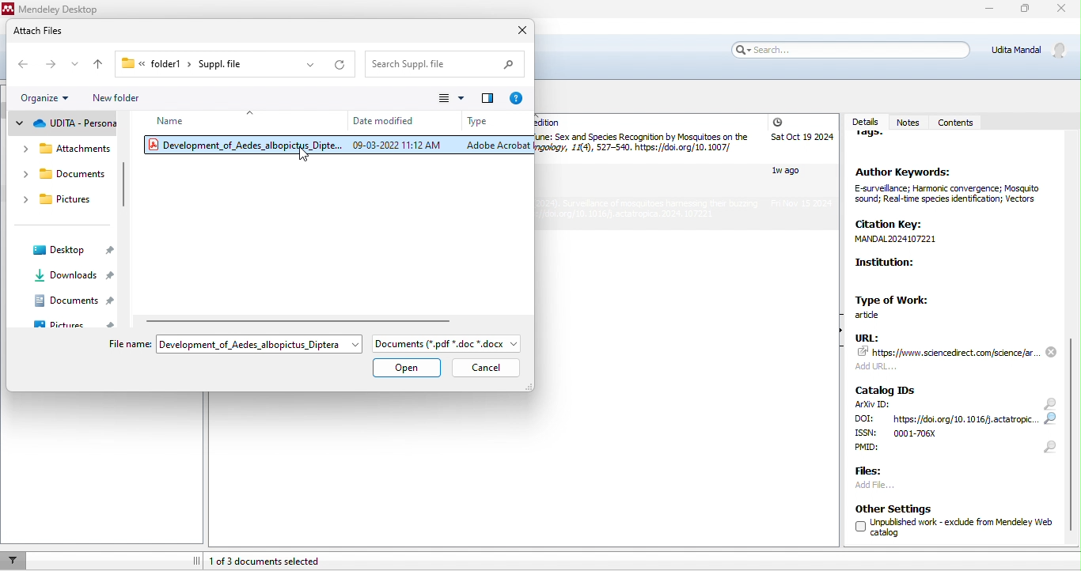 The image size is (1081, 571). What do you see at coordinates (62, 200) in the screenshot?
I see `pictures` at bounding box center [62, 200].